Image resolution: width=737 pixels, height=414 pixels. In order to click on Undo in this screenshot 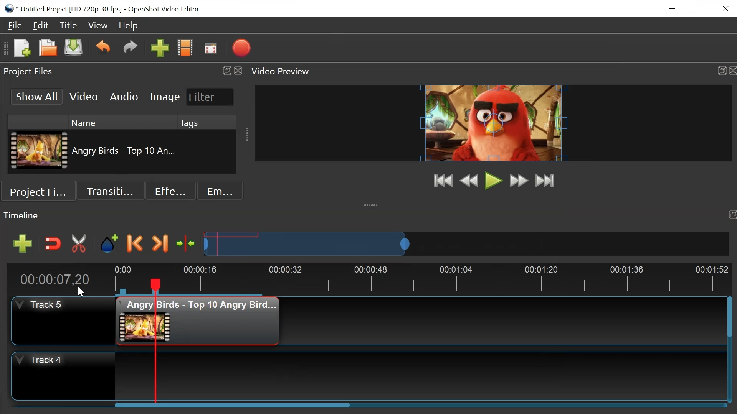, I will do `click(104, 49)`.